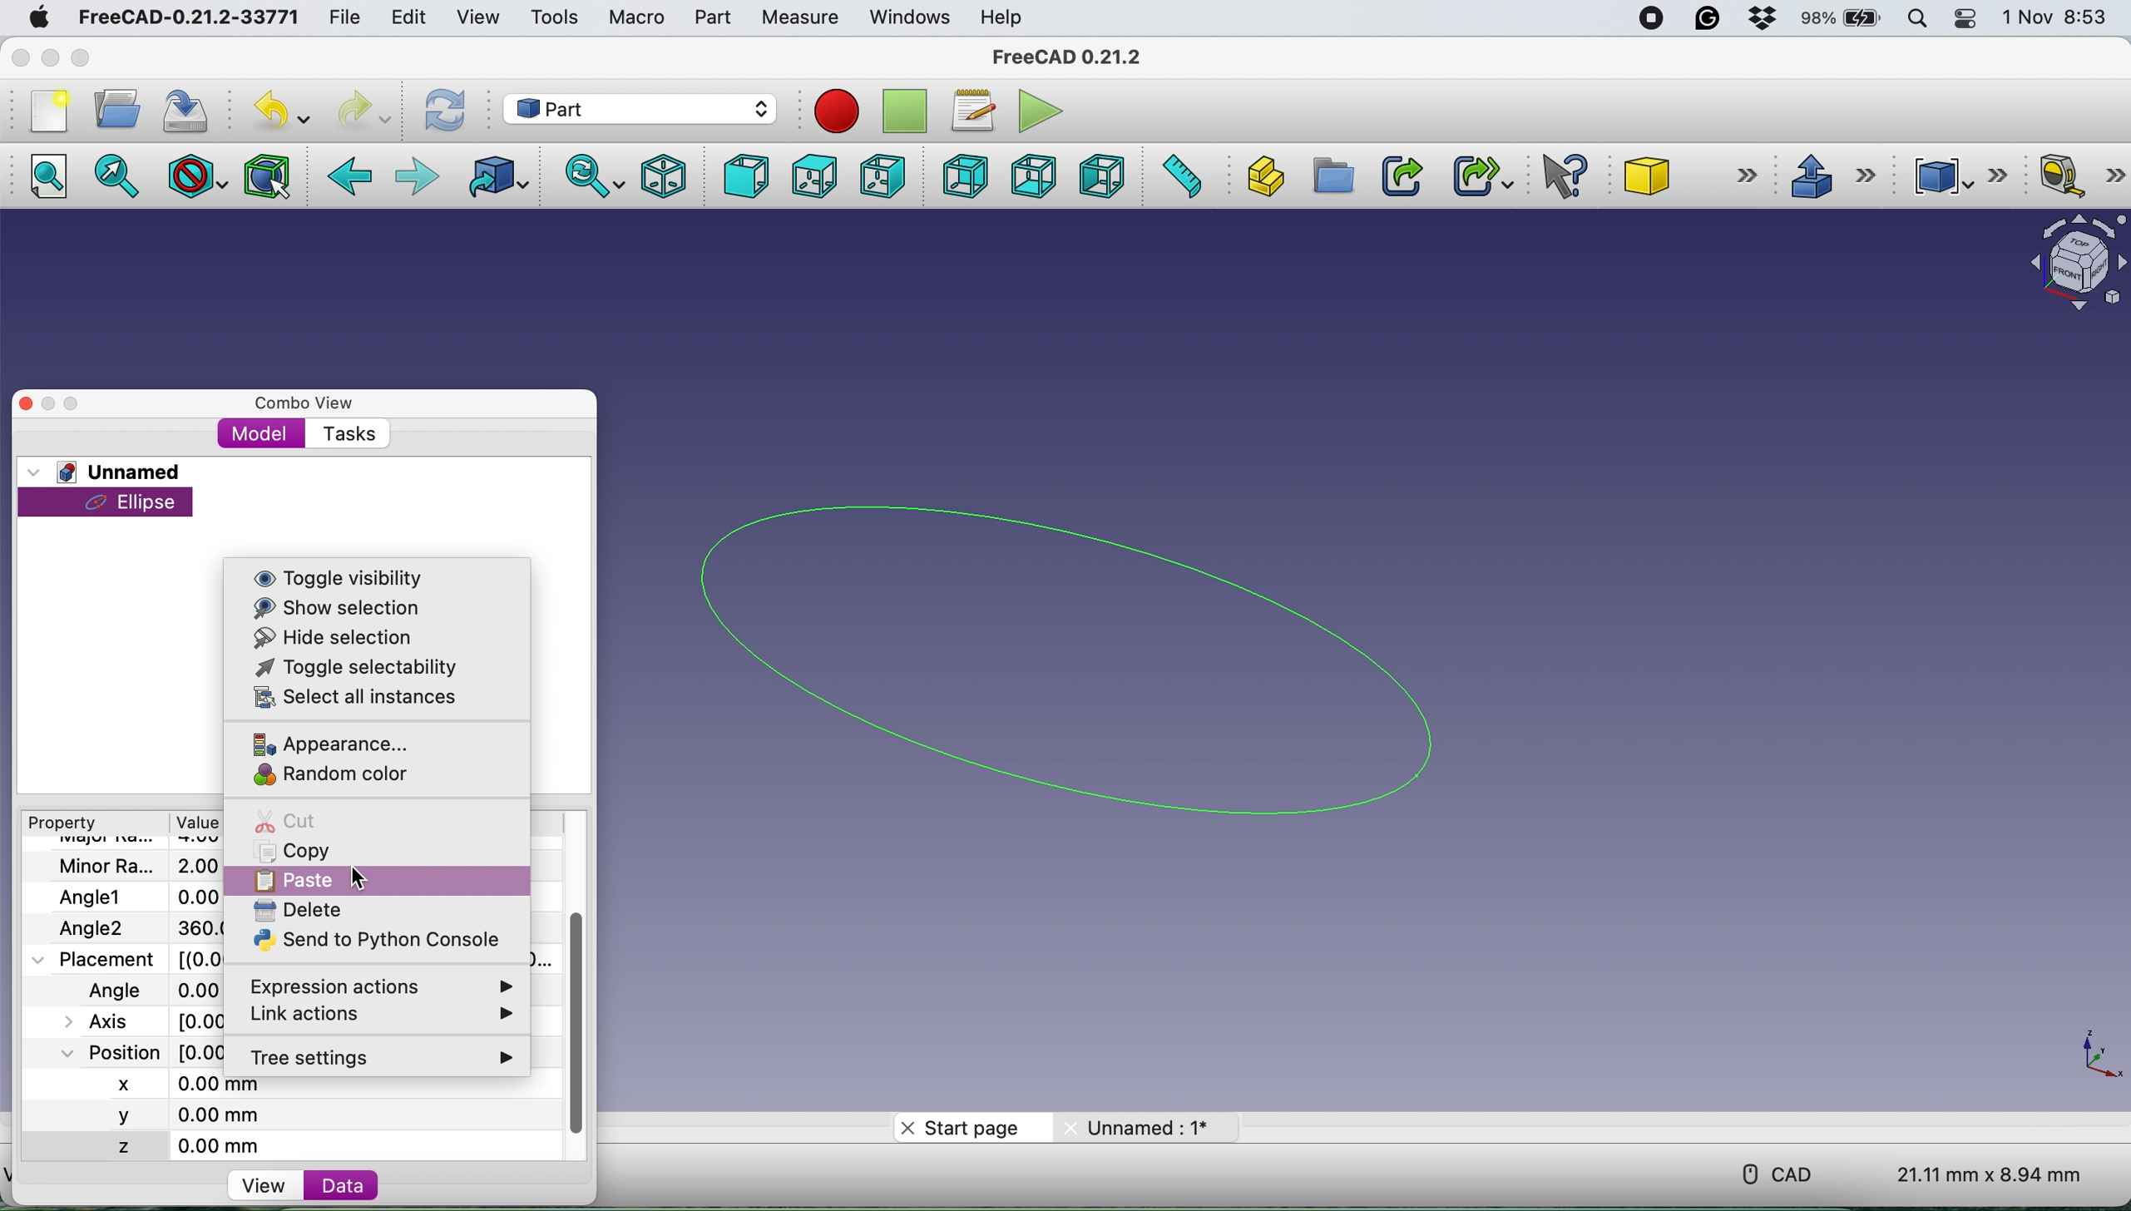 This screenshot has height=1211, width=2131. Describe the element at coordinates (640, 111) in the screenshot. I see `workbench` at that location.